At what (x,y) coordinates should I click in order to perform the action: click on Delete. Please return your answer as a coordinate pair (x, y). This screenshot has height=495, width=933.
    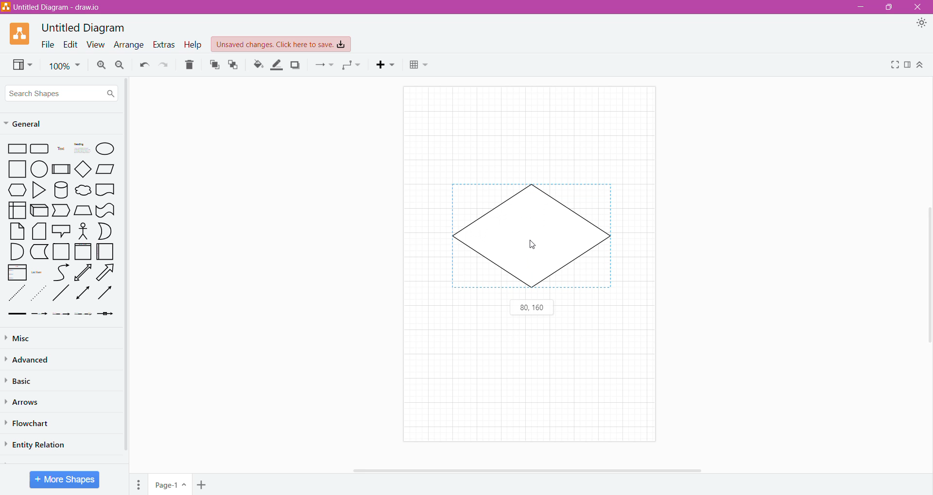
    Looking at the image, I should click on (190, 65).